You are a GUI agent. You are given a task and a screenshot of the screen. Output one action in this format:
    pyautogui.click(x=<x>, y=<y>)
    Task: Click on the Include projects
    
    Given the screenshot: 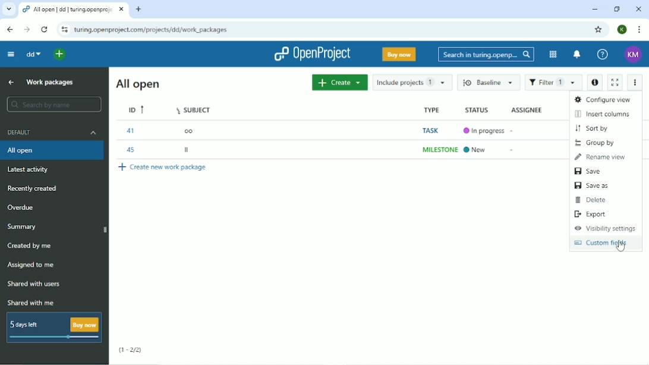 What is the action you would take?
    pyautogui.click(x=413, y=82)
    